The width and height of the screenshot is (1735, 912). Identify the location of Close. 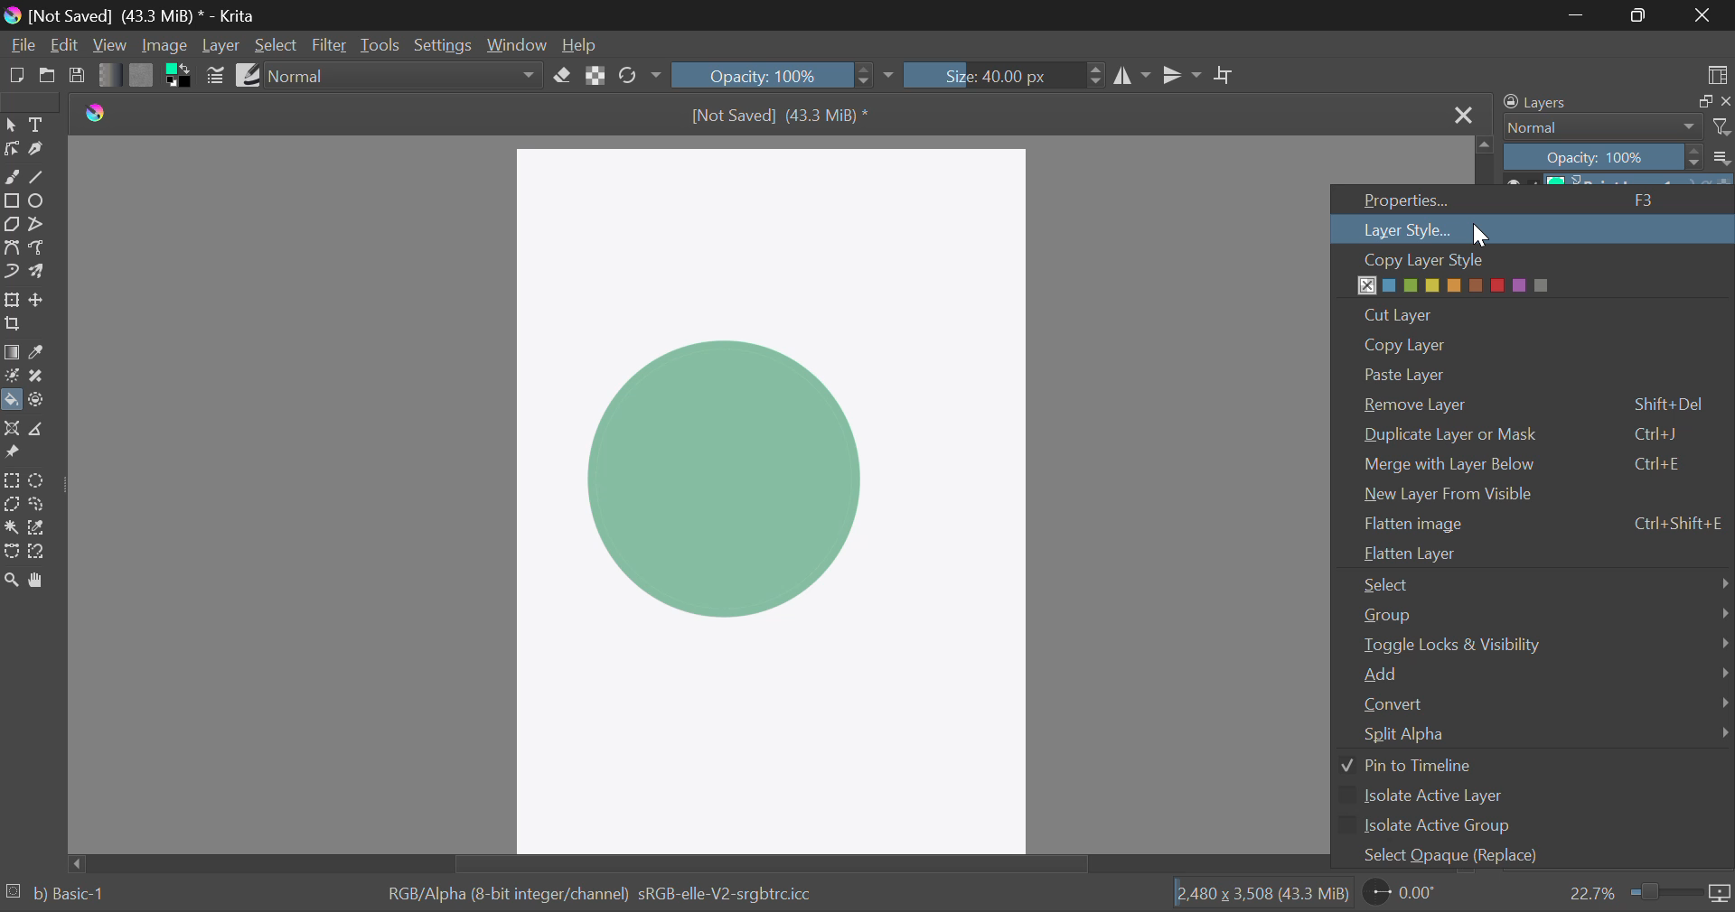
(1703, 15).